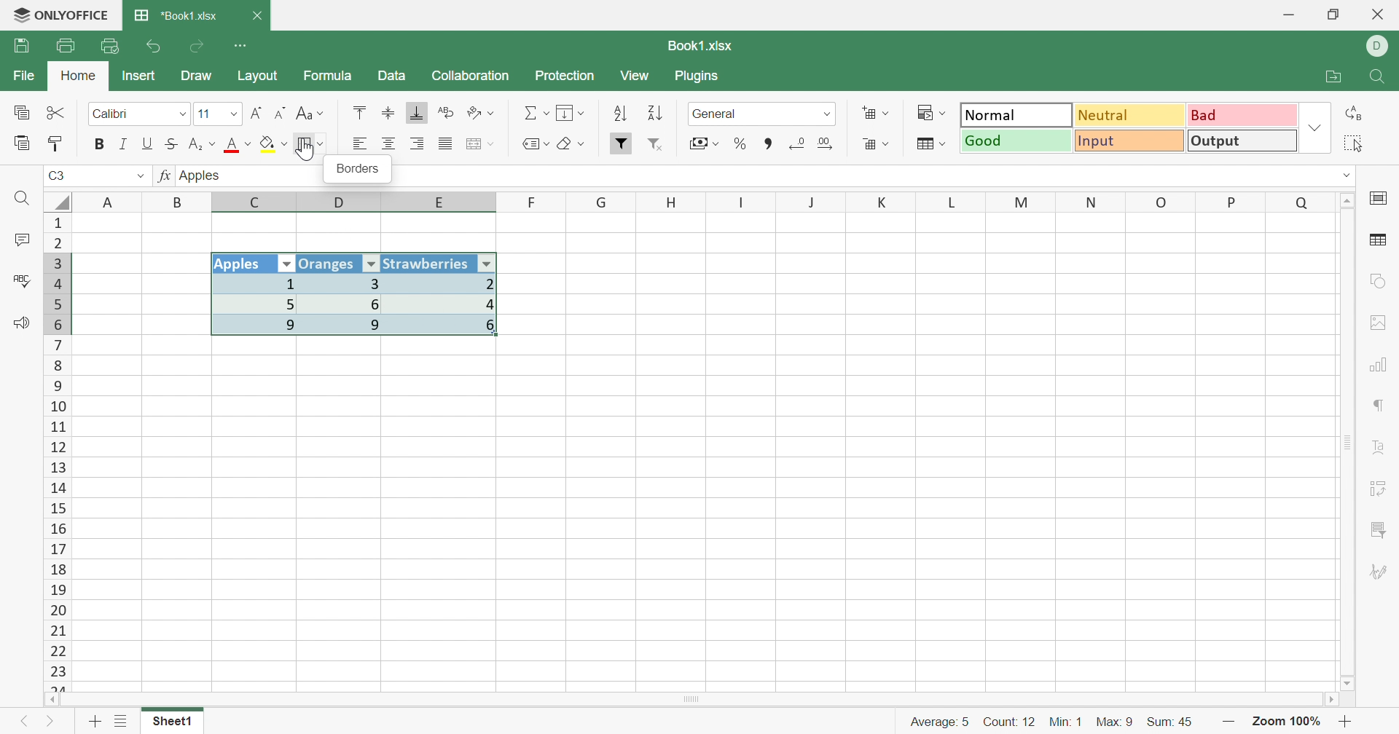  What do you see at coordinates (356, 170) in the screenshot?
I see `Borders` at bounding box center [356, 170].